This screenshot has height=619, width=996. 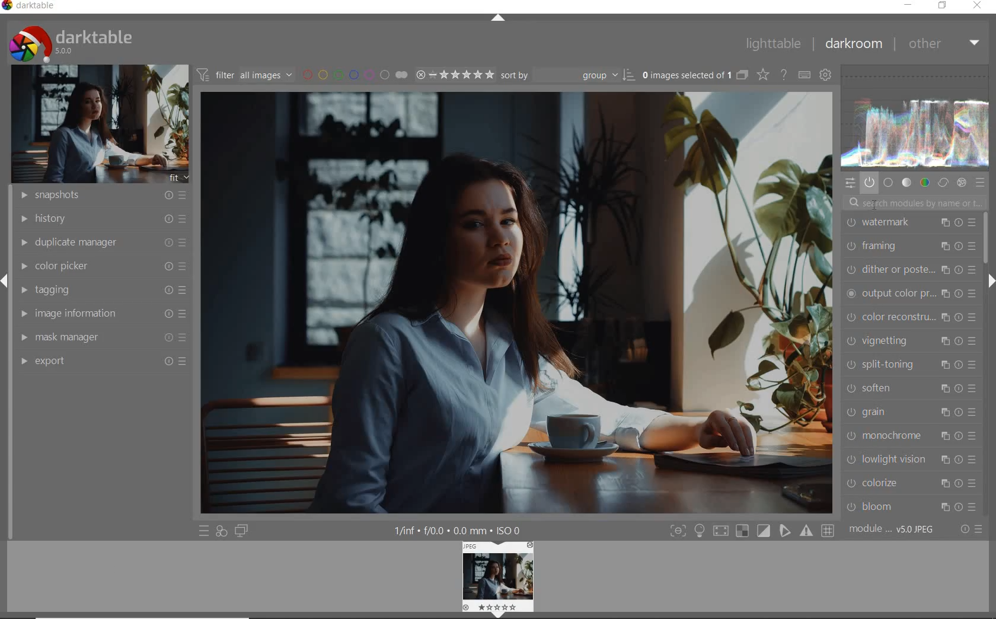 I want to click on scrollbar, so click(x=989, y=237).